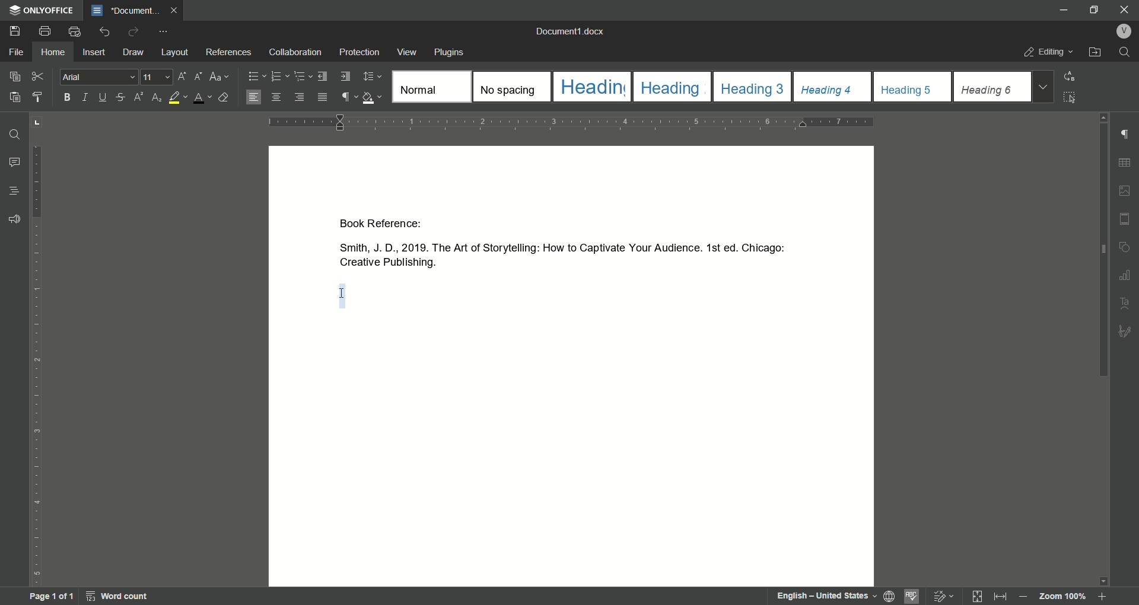  I want to click on username logo, so click(1124, 31).